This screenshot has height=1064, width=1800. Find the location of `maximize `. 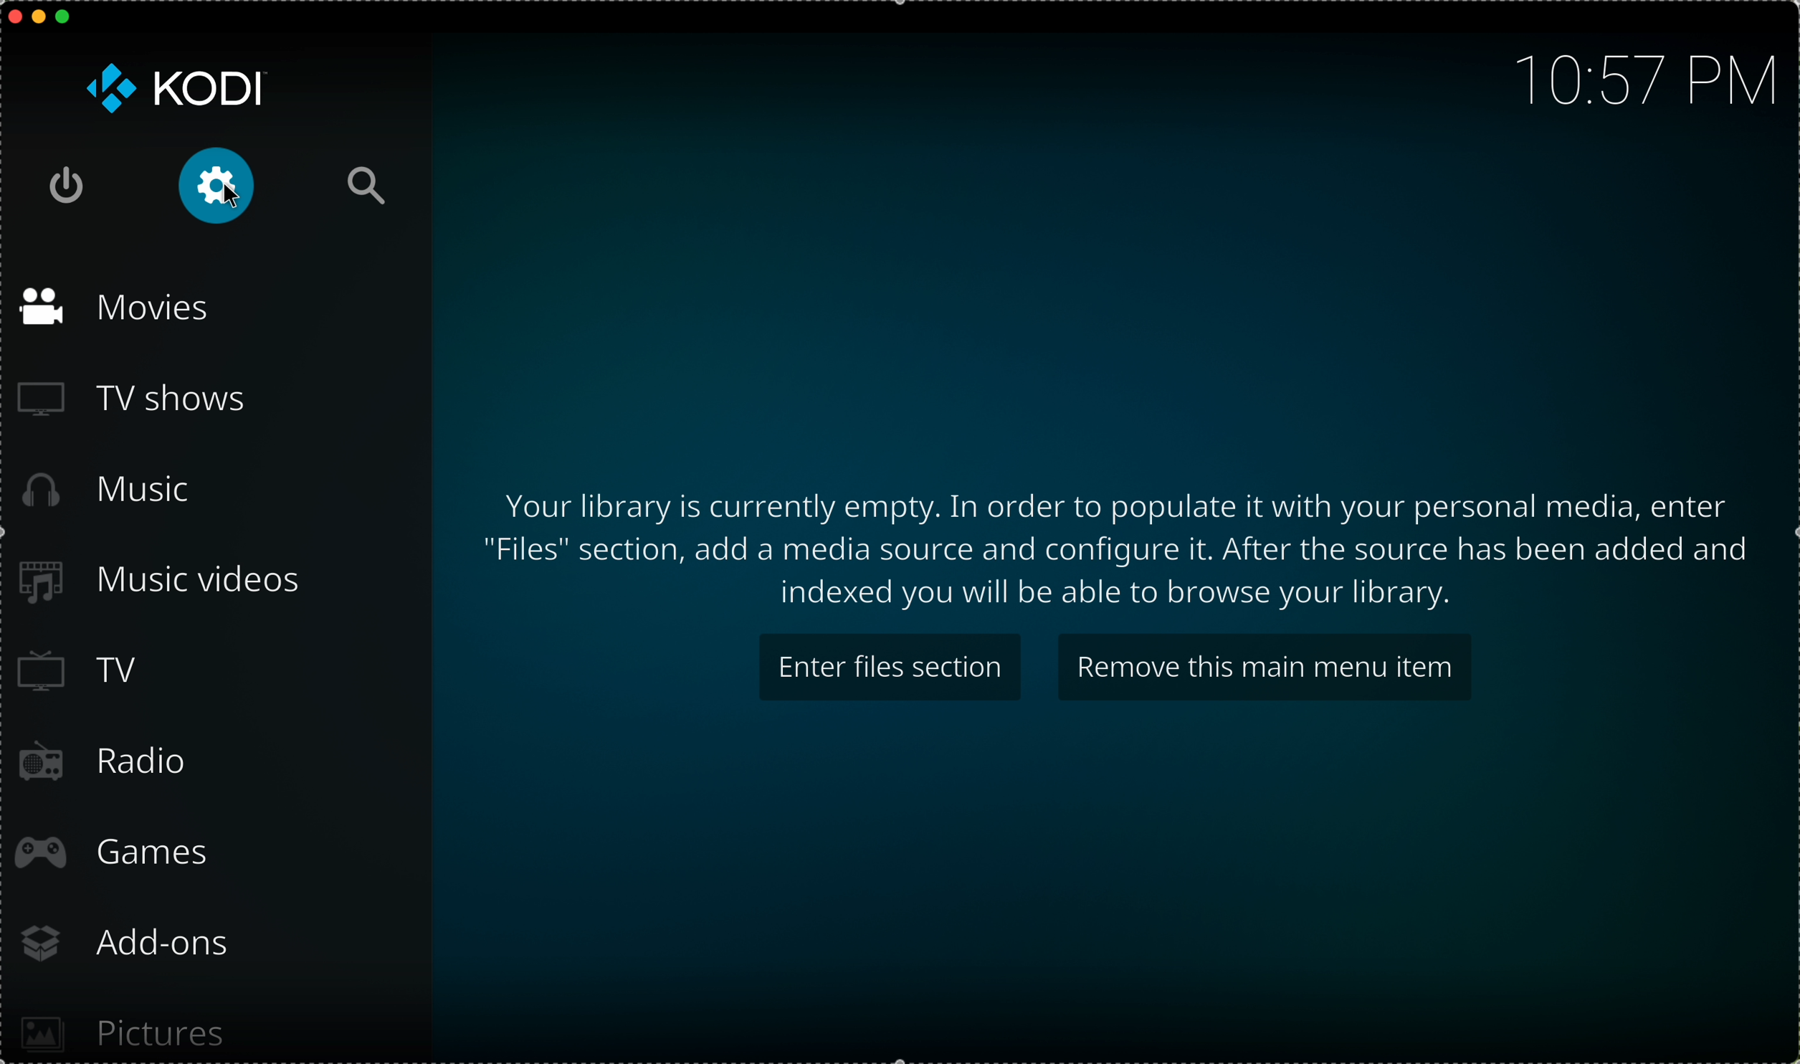

maximize  is located at coordinates (70, 18).